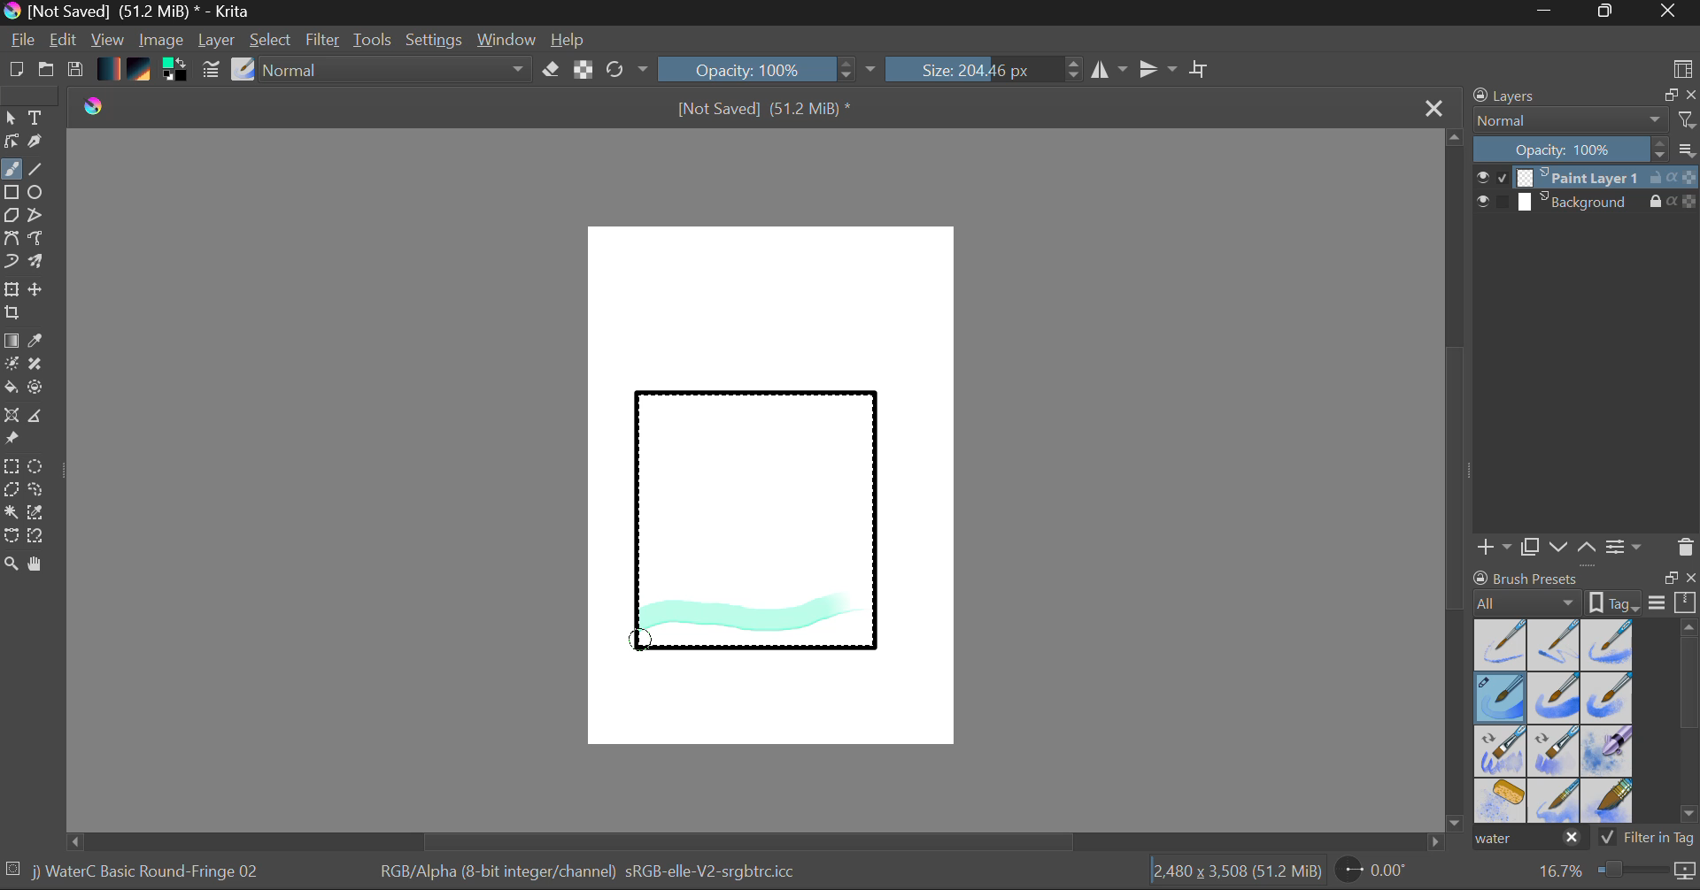  Describe the element at coordinates (42, 145) in the screenshot. I see `Calligraphic Tool` at that location.